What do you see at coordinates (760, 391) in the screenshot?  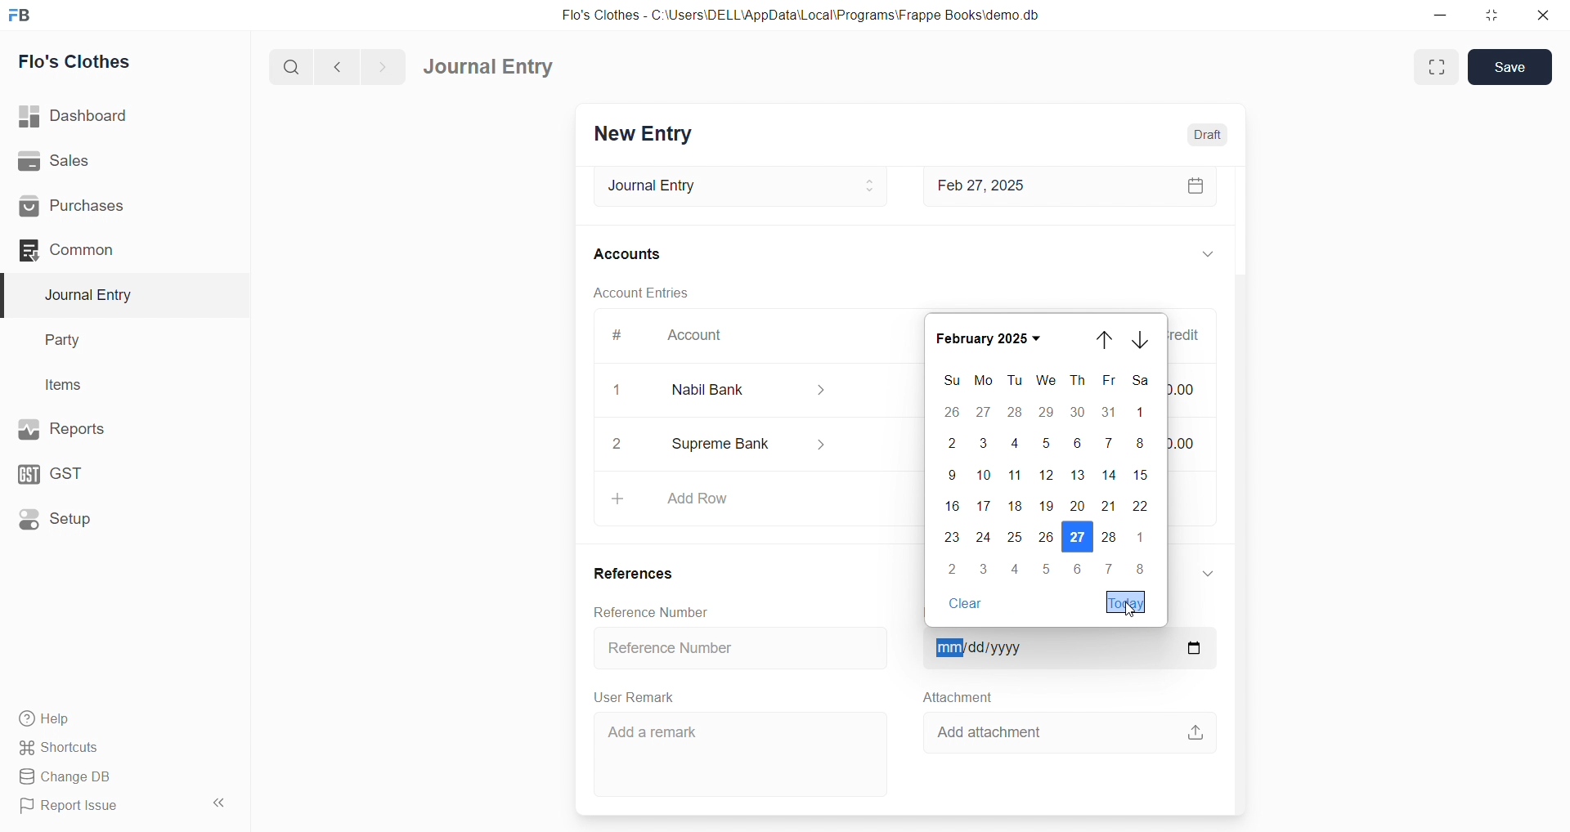 I see `Nabil Bank` at bounding box center [760, 391].